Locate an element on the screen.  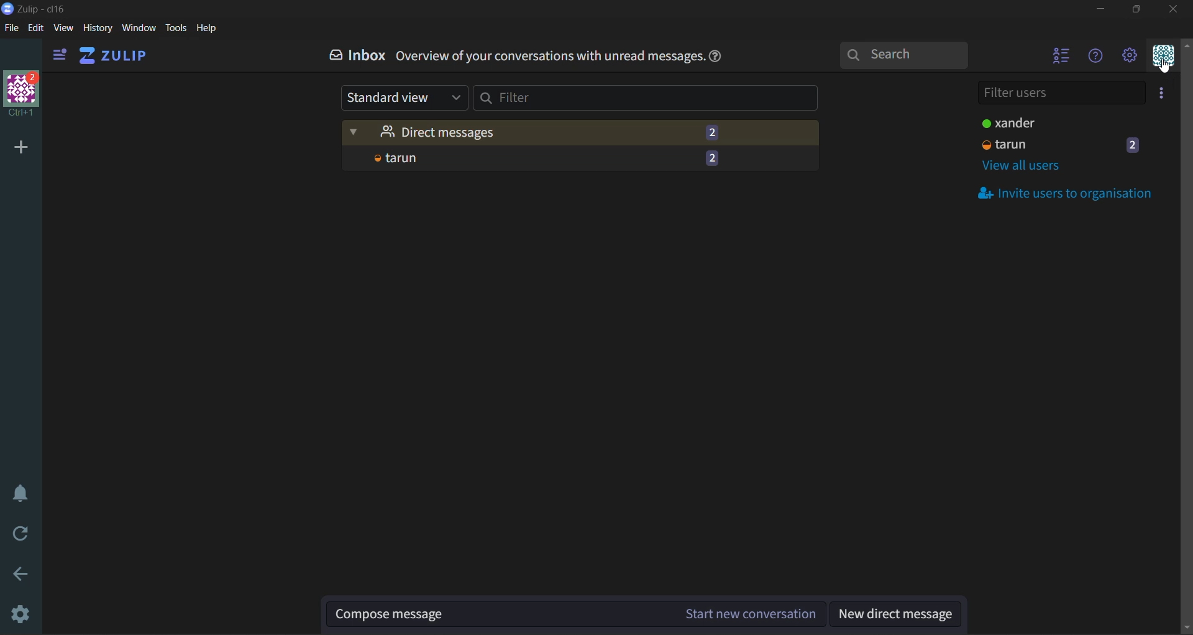
standard view is located at coordinates (402, 98).